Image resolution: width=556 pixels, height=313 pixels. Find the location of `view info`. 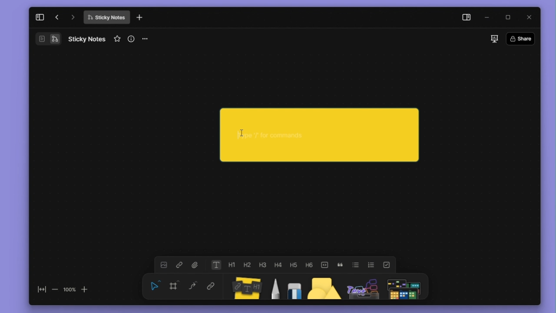

view info is located at coordinates (131, 39).